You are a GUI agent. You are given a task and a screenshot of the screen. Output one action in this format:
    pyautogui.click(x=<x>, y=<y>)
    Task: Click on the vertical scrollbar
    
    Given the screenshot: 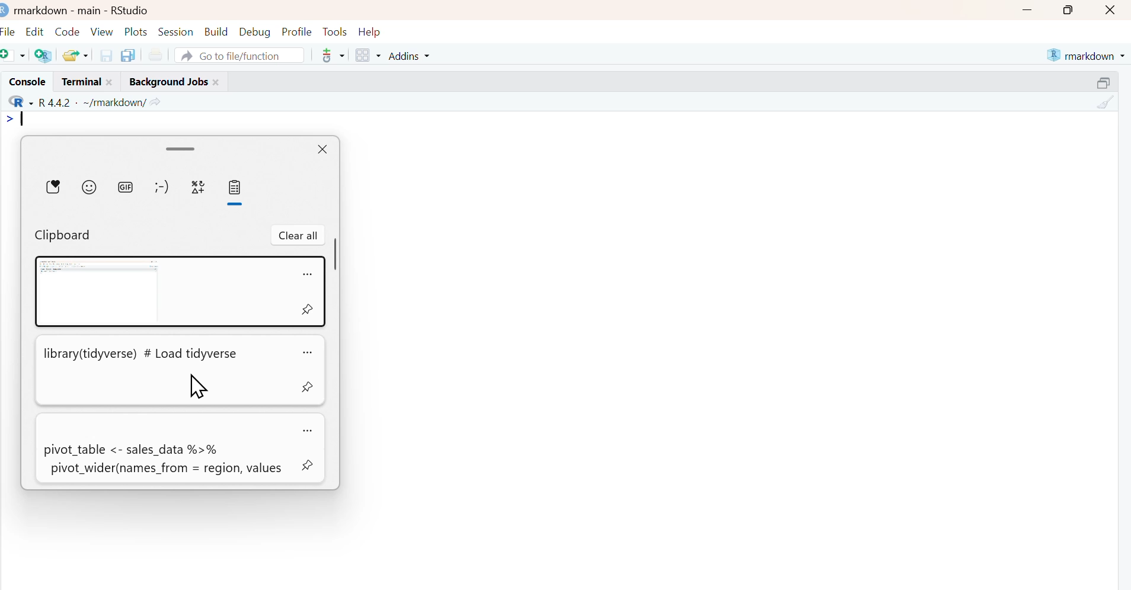 What is the action you would take?
    pyautogui.click(x=336, y=255)
    